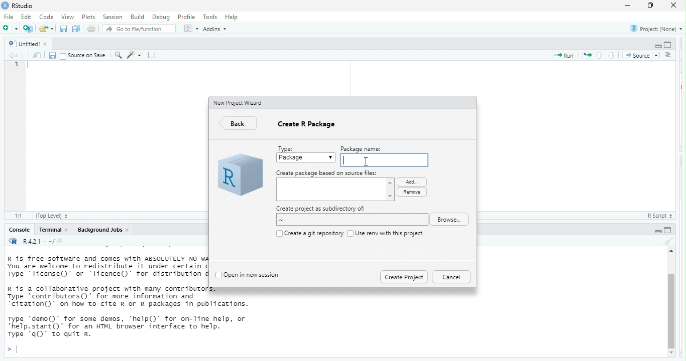 This screenshot has height=361, width=686. I want to click on go to next section/chunk, so click(611, 56).